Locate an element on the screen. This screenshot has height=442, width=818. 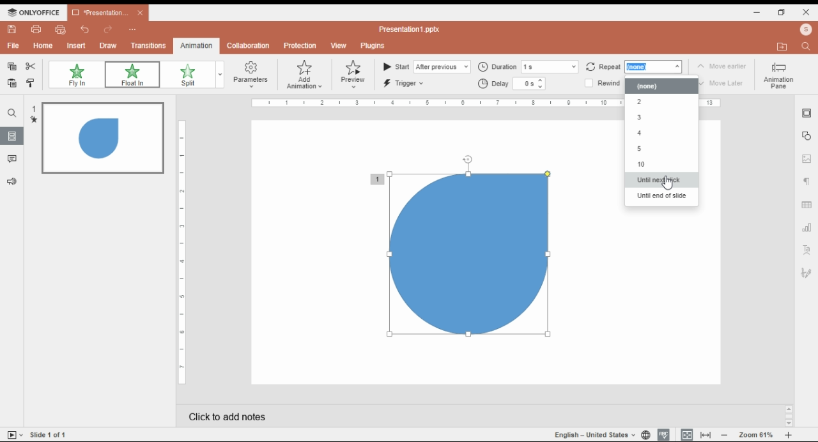
presentation is located at coordinates (107, 13).